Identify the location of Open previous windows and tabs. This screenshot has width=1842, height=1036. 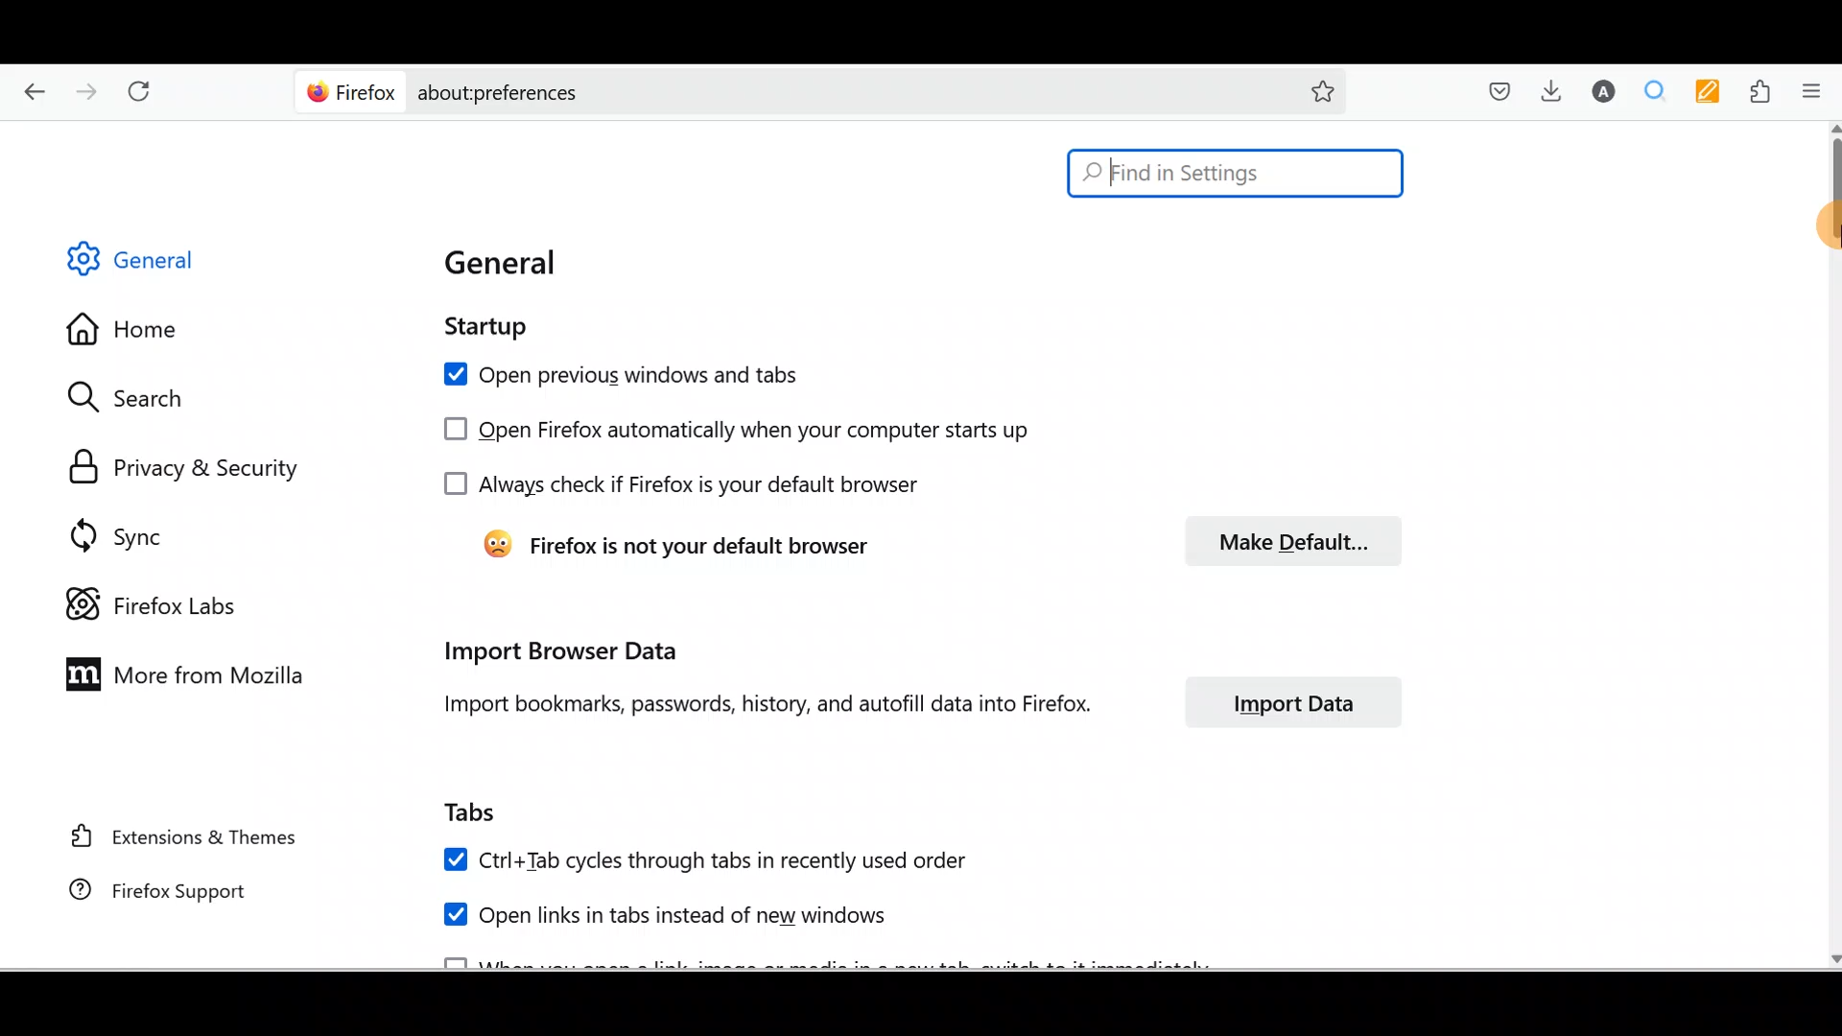
(621, 371).